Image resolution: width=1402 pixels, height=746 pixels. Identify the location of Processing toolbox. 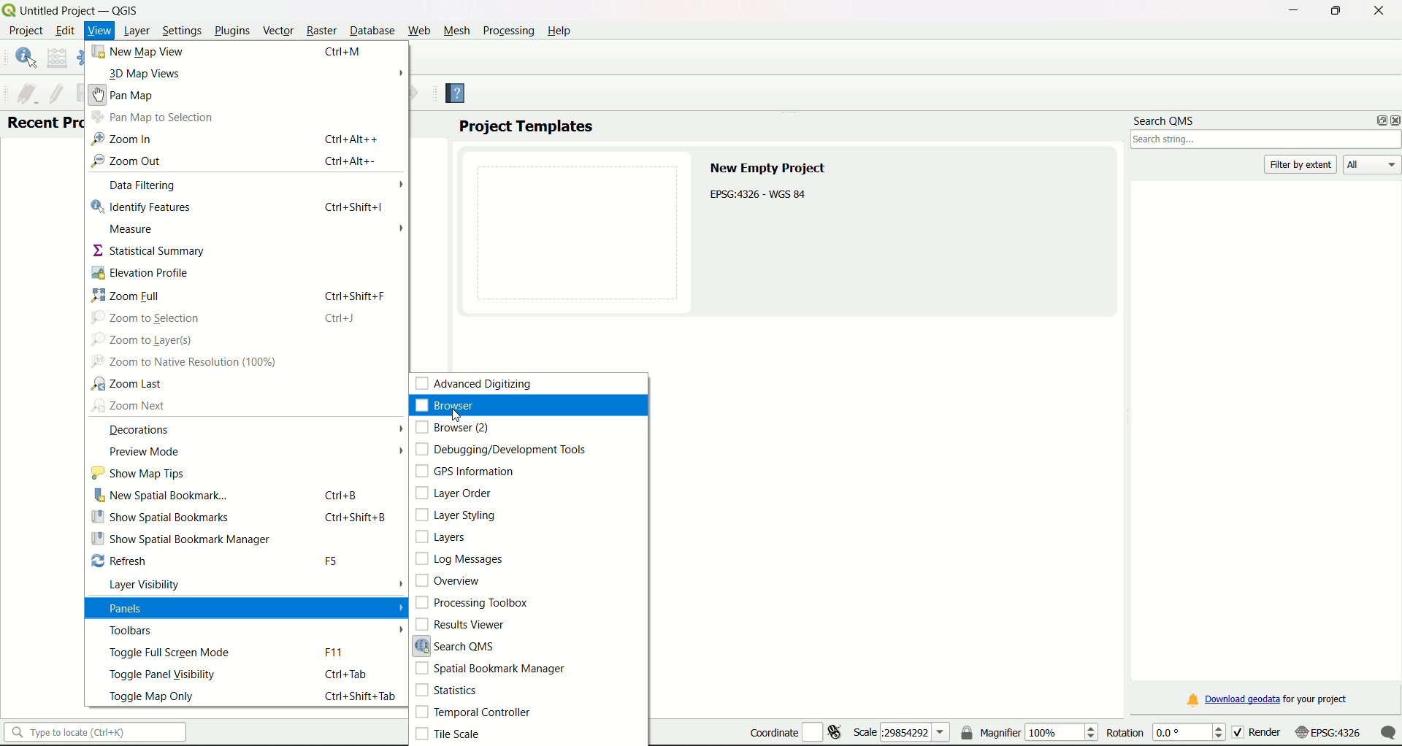
(472, 602).